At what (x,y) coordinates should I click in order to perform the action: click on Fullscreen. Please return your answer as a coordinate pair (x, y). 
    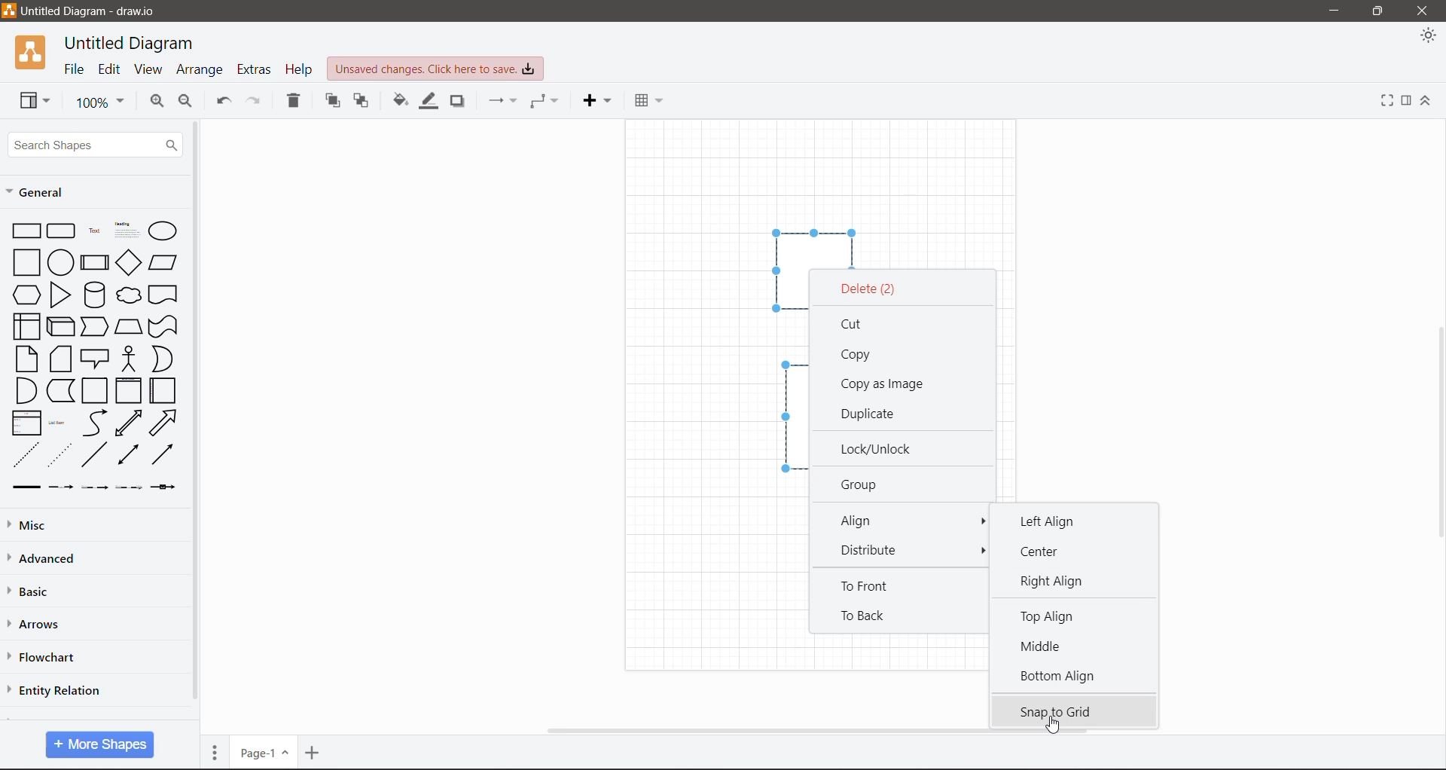
    Looking at the image, I should click on (1387, 100).